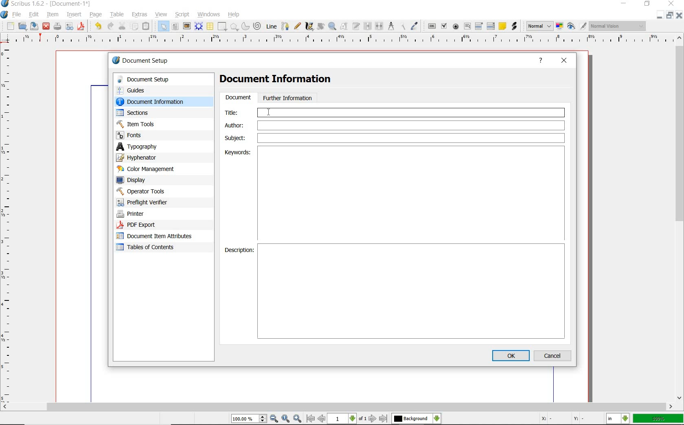 The image size is (684, 425). I want to click on move to next or previous page, so click(348, 419).